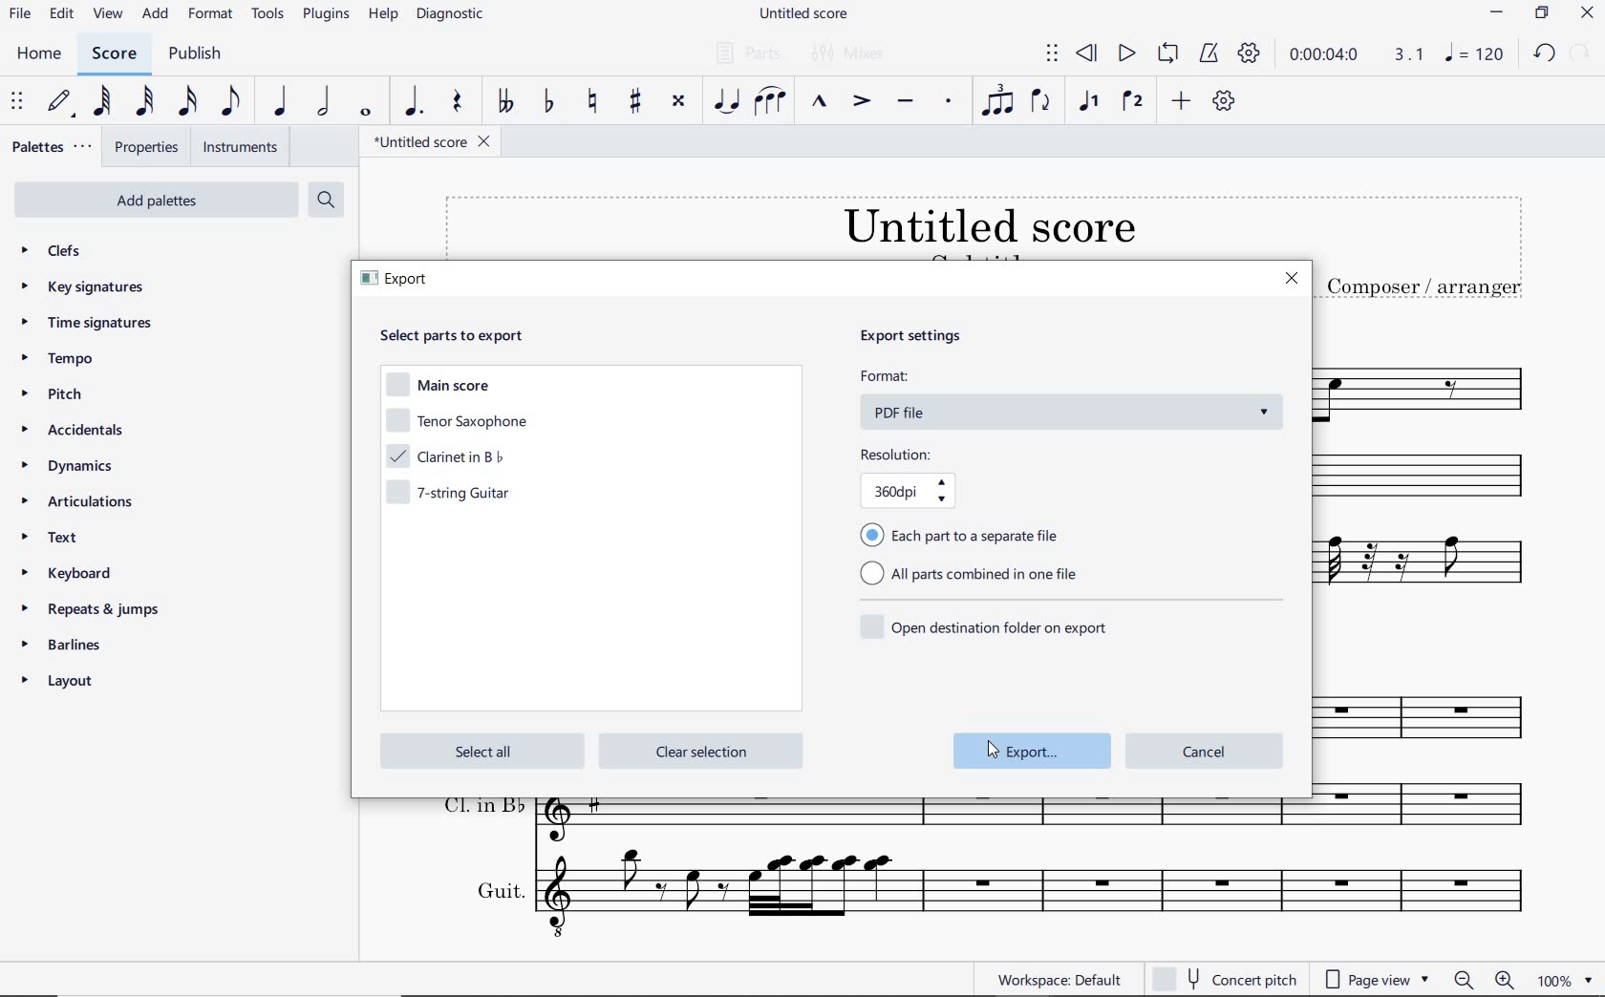  What do you see at coordinates (723, 100) in the screenshot?
I see `TIE` at bounding box center [723, 100].